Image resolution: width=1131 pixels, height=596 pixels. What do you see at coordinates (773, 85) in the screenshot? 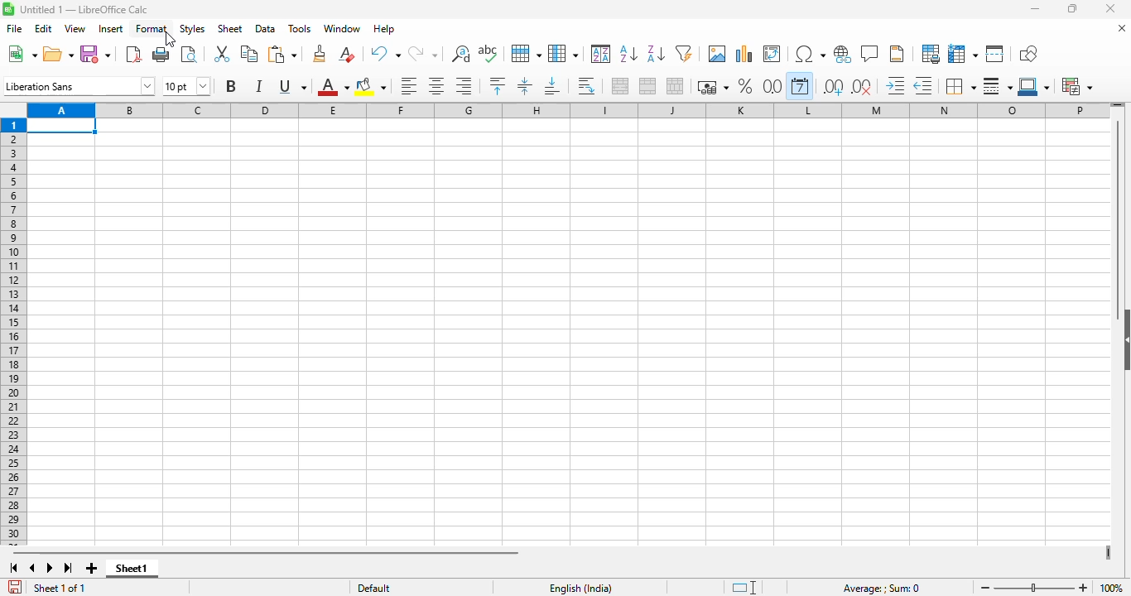
I see `format as number` at bounding box center [773, 85].